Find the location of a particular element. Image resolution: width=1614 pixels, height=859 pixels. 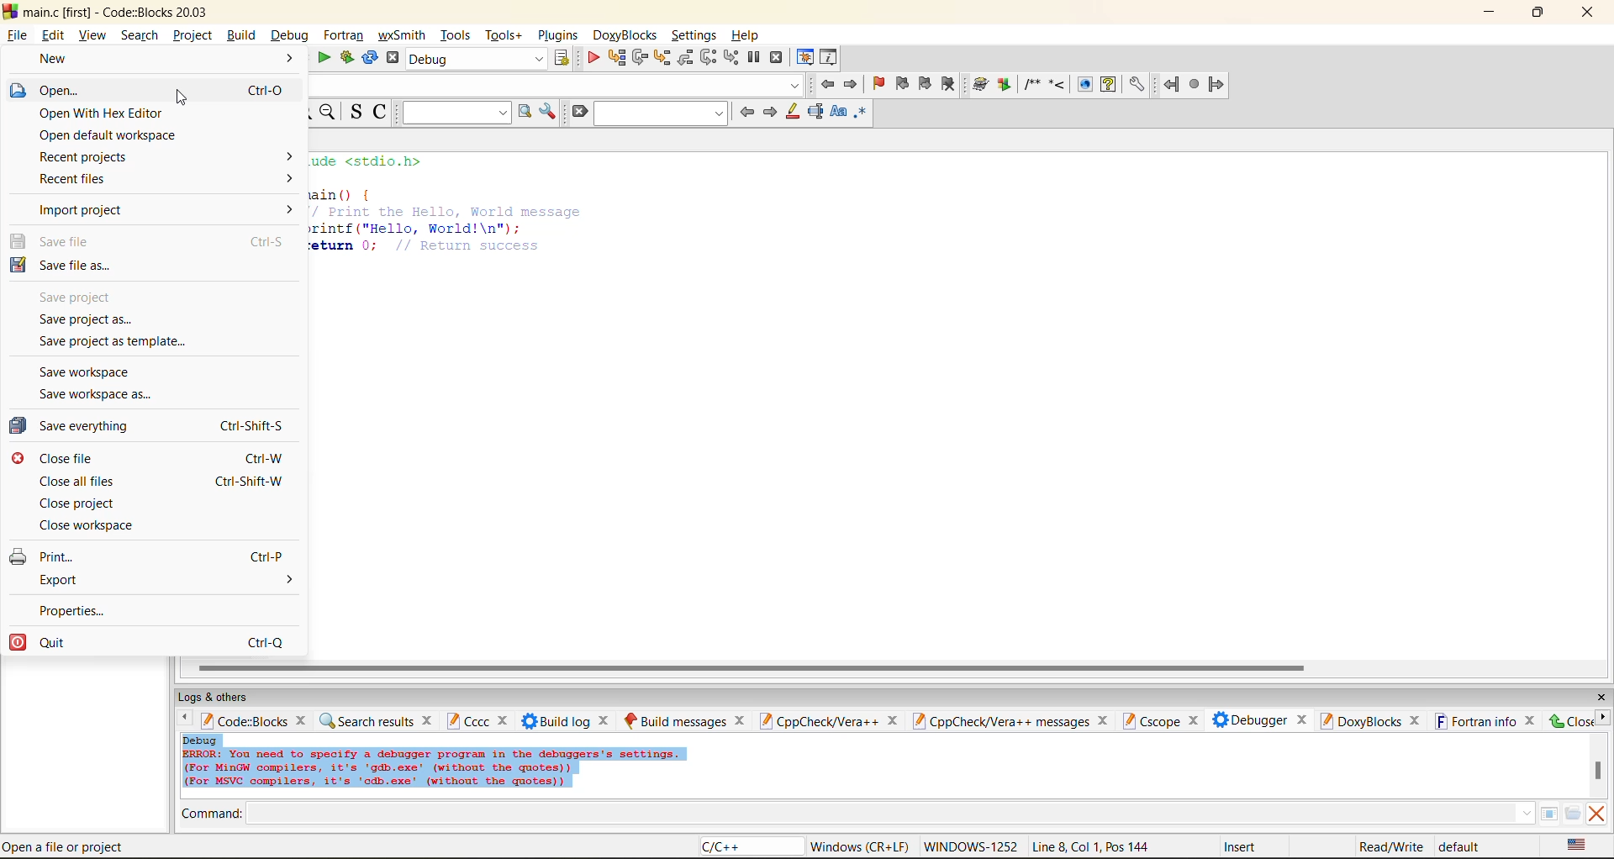

cursor is located at coordinates (181, 98).